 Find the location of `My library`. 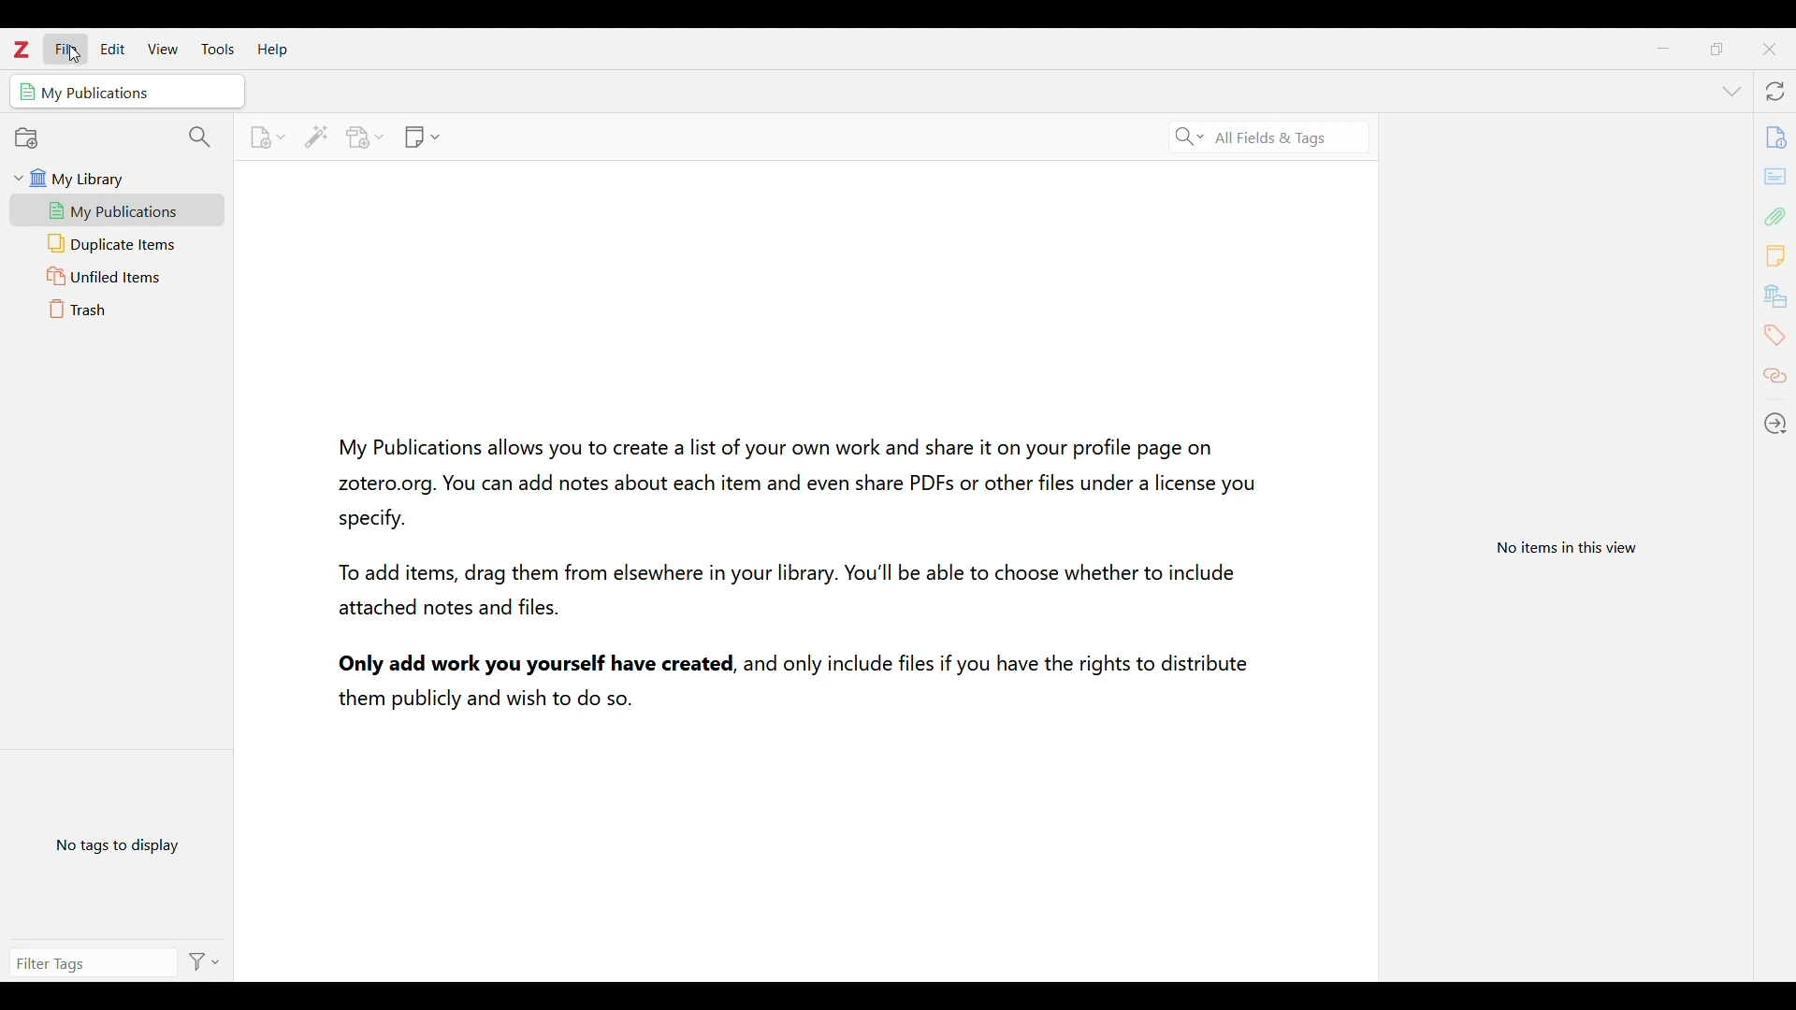

My library is located at coordinates (123, 178).